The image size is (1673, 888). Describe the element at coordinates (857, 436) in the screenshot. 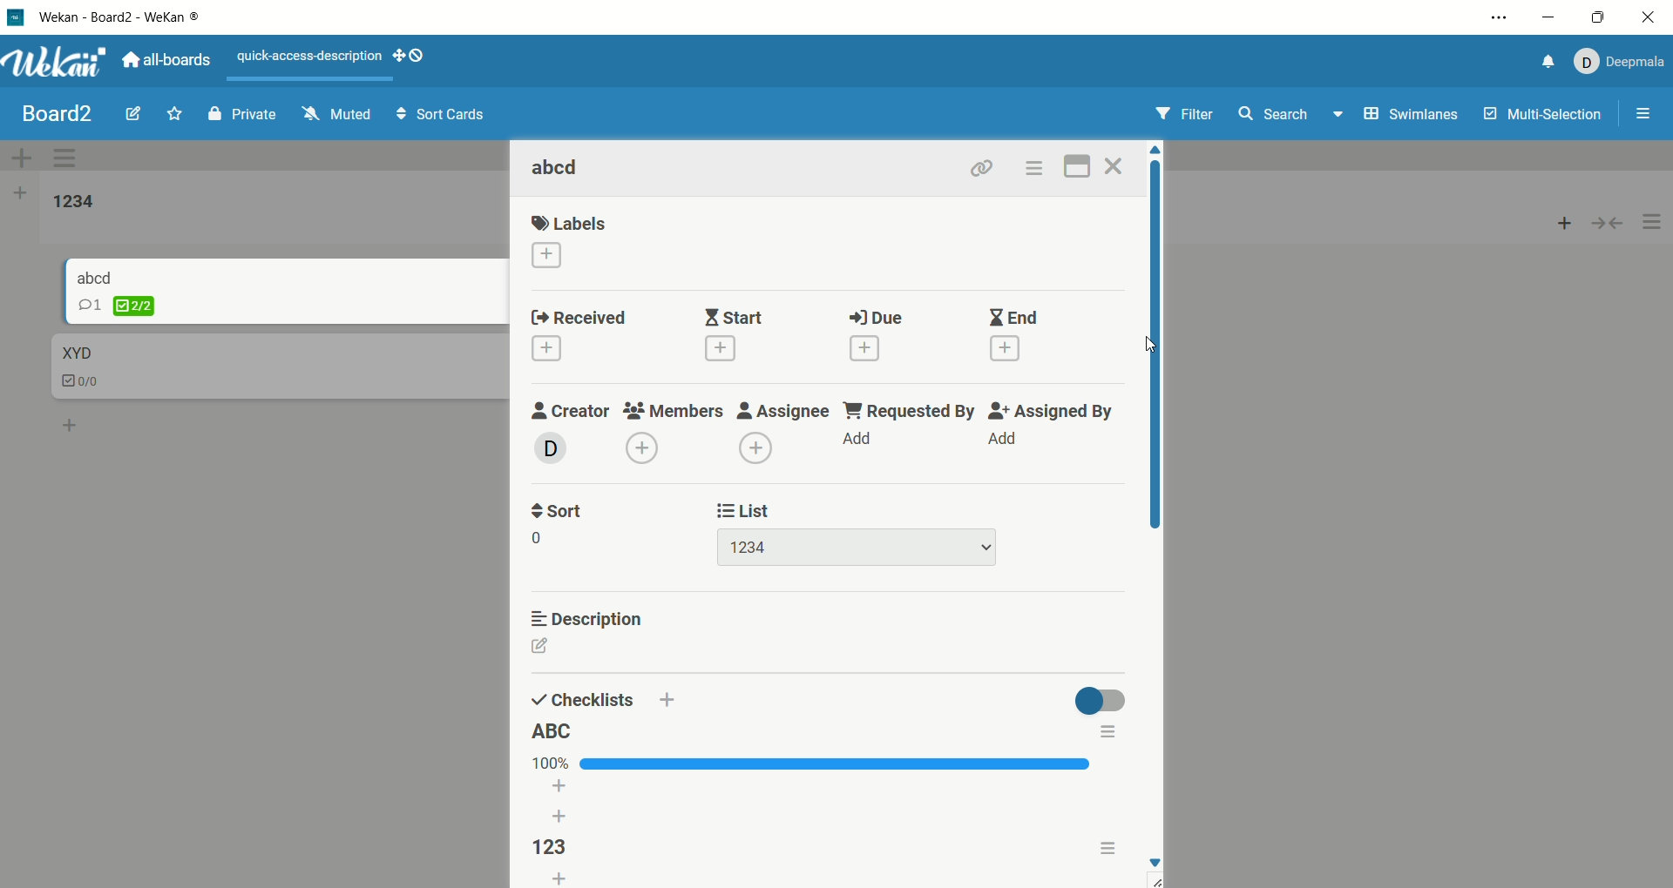

I see `add` at that location.